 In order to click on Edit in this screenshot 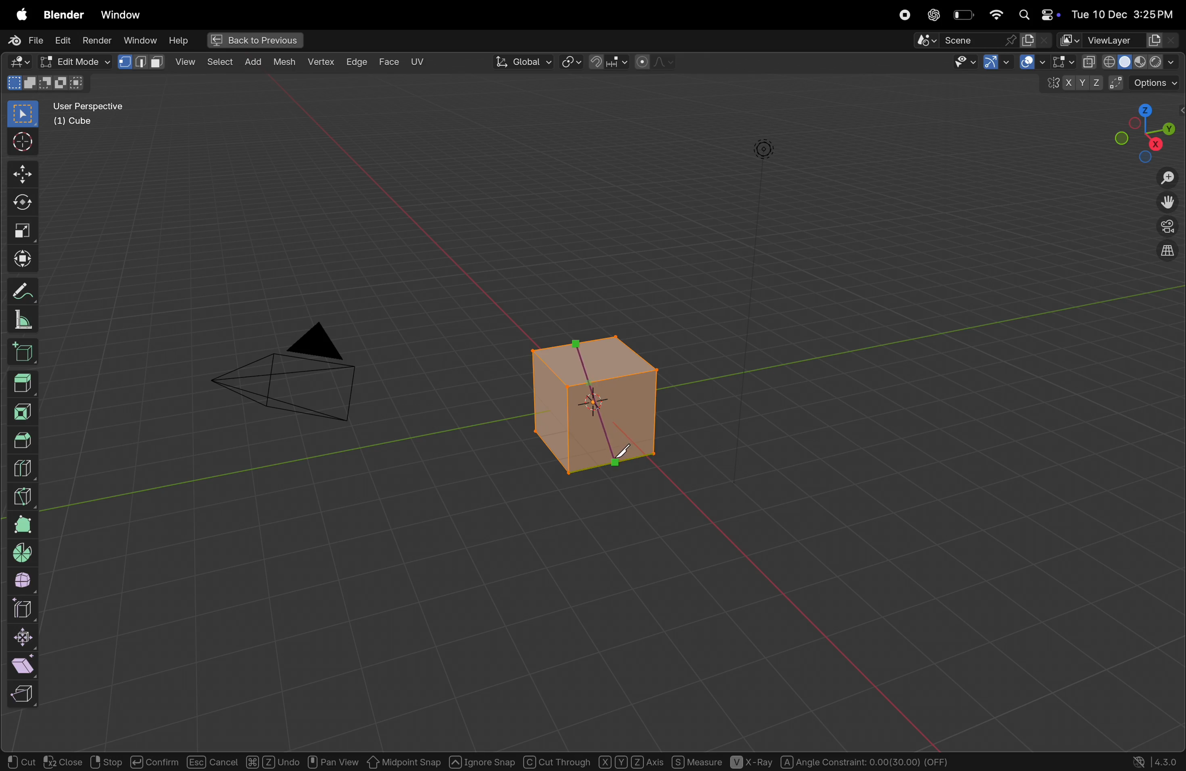, I will do `click(63, 40)`.